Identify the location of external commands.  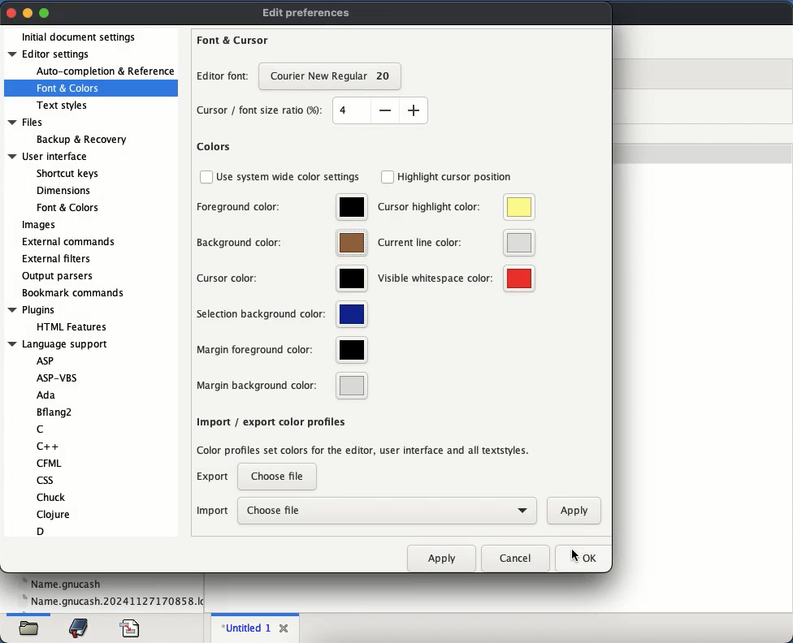
(67, 241).